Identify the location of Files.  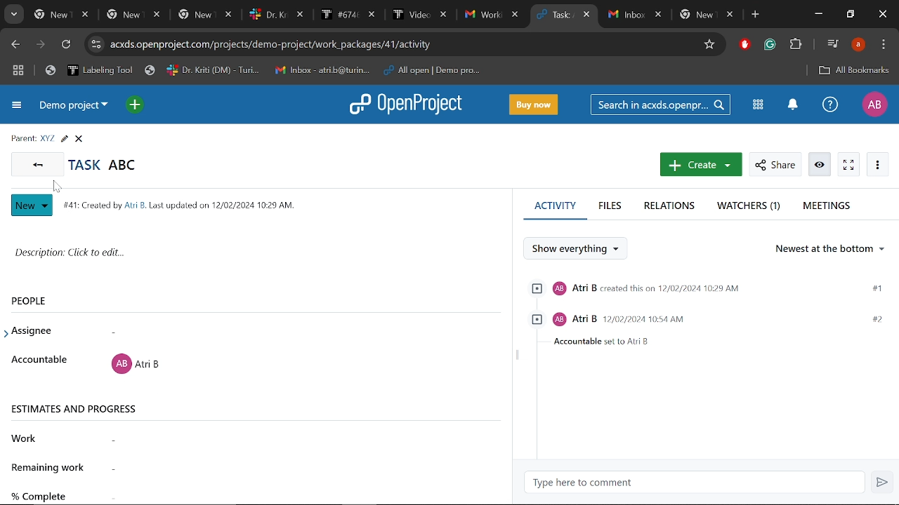
(610, 206).